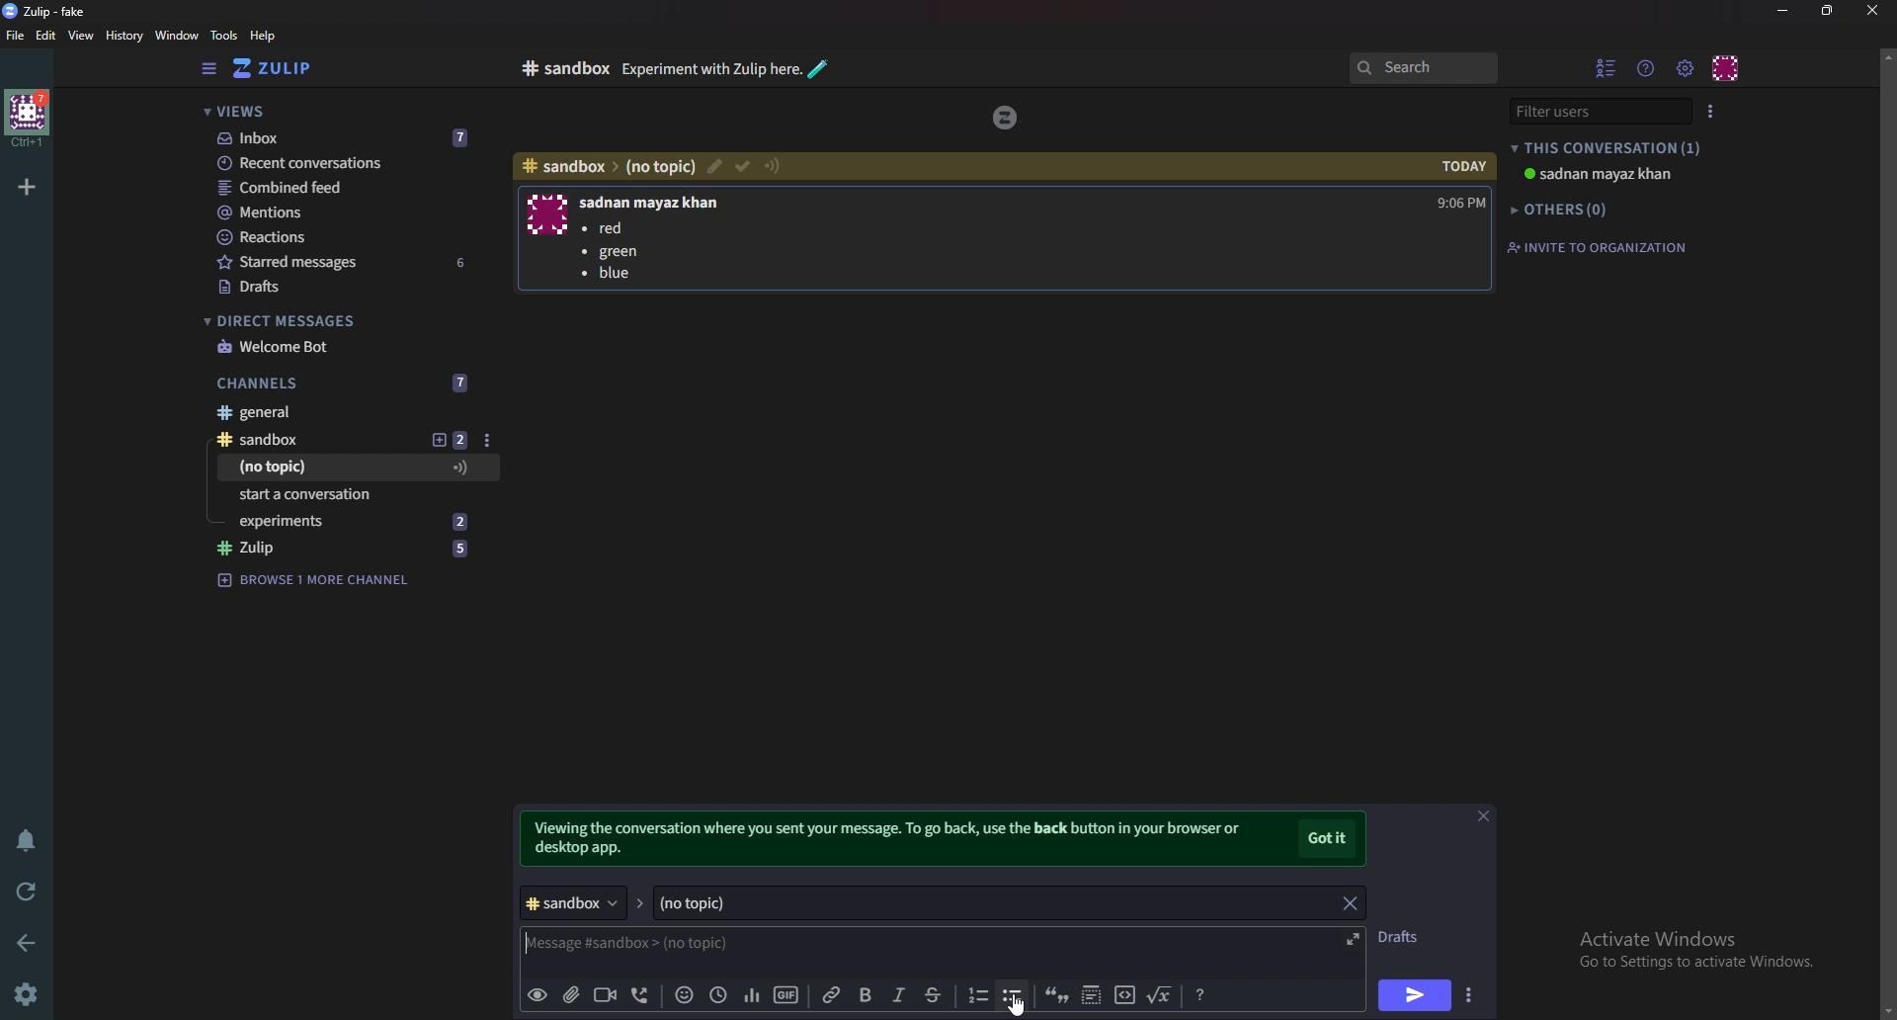  What do you see at coordinates (775, 167) in the screenshot?
I see `Configure topic notifications` at bounding box center [775, 167].